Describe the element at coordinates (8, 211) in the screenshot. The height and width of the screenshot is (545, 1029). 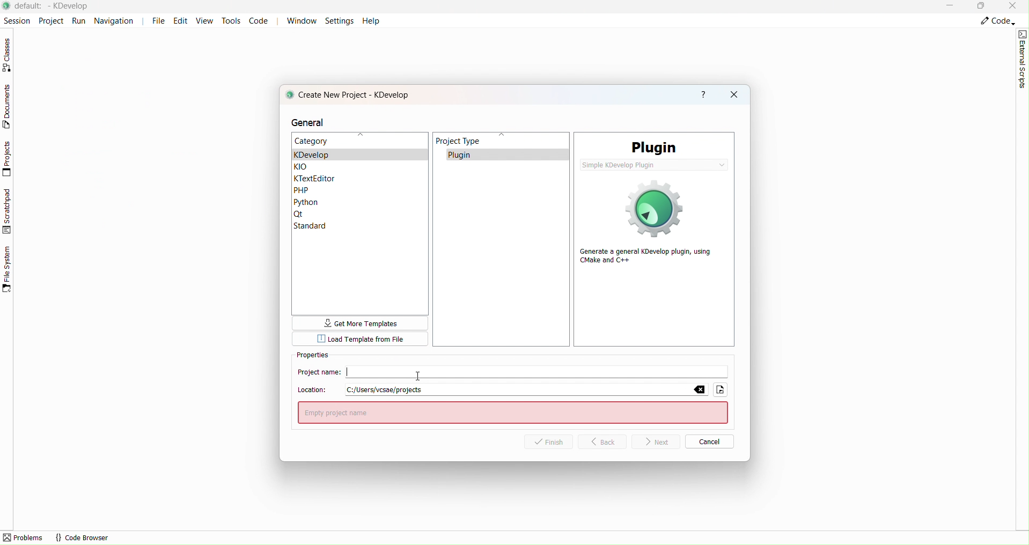
I see `Scratchpad` at that location.